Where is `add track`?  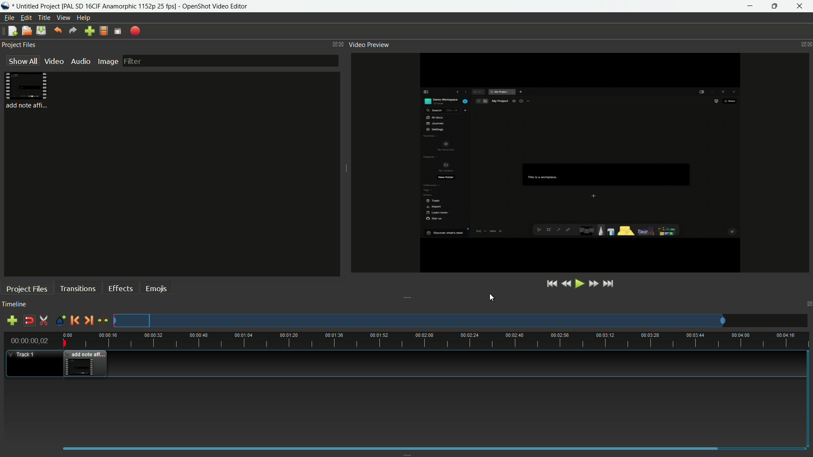
add track is located at coordinates (11, 321).